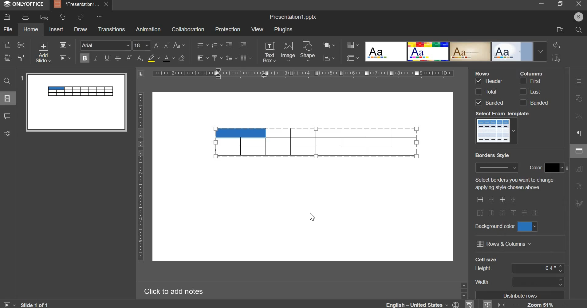  What do you see at coordinates (541, 4) in the screenshot?
I see `minimize` at bounding box center [541, 4].